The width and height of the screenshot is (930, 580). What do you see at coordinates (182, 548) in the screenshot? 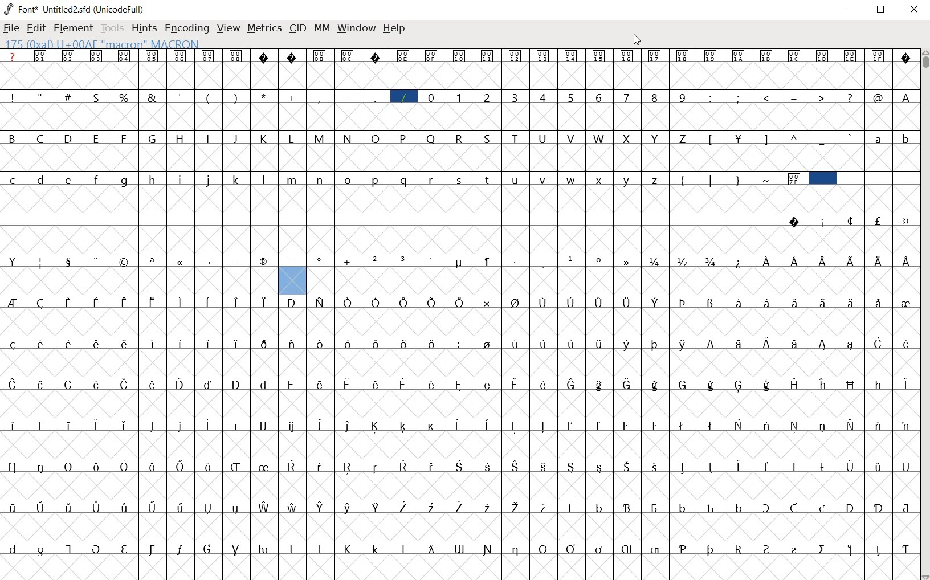
I see `Symbol` at bounding box center [182, 548].